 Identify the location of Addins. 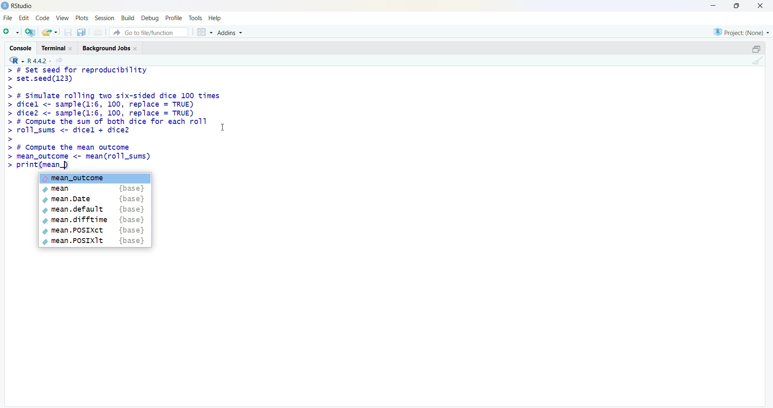
(231, 33).